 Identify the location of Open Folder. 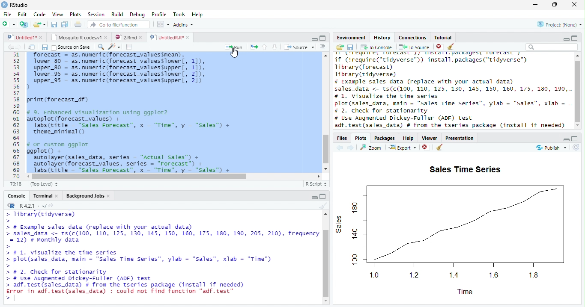
(40, 24).